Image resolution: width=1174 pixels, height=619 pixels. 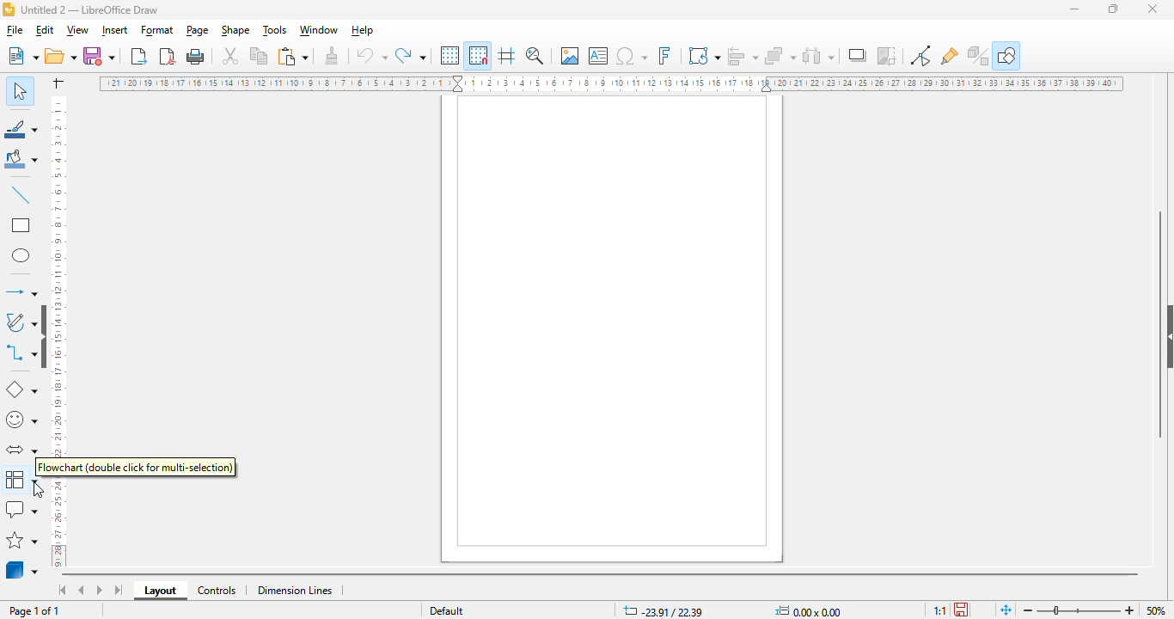 I want to click on title, so click(x=91, y=9).